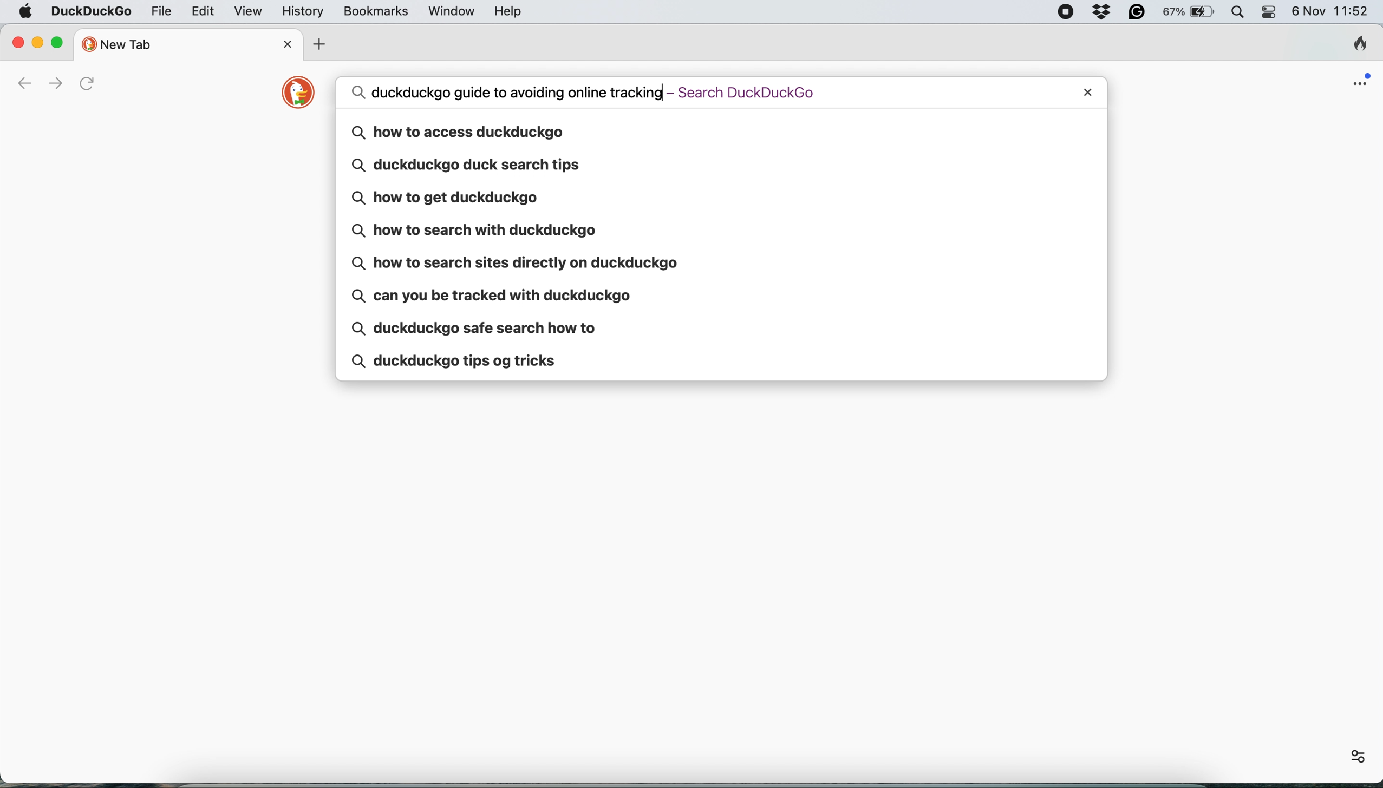  I want to click on screen recorder, so click(1065, 12).